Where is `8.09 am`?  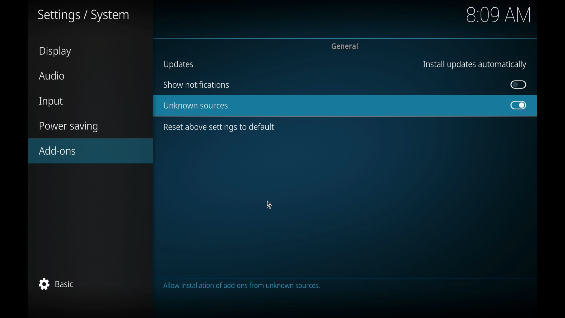 8.09 am is located at coordinates (499, 14).